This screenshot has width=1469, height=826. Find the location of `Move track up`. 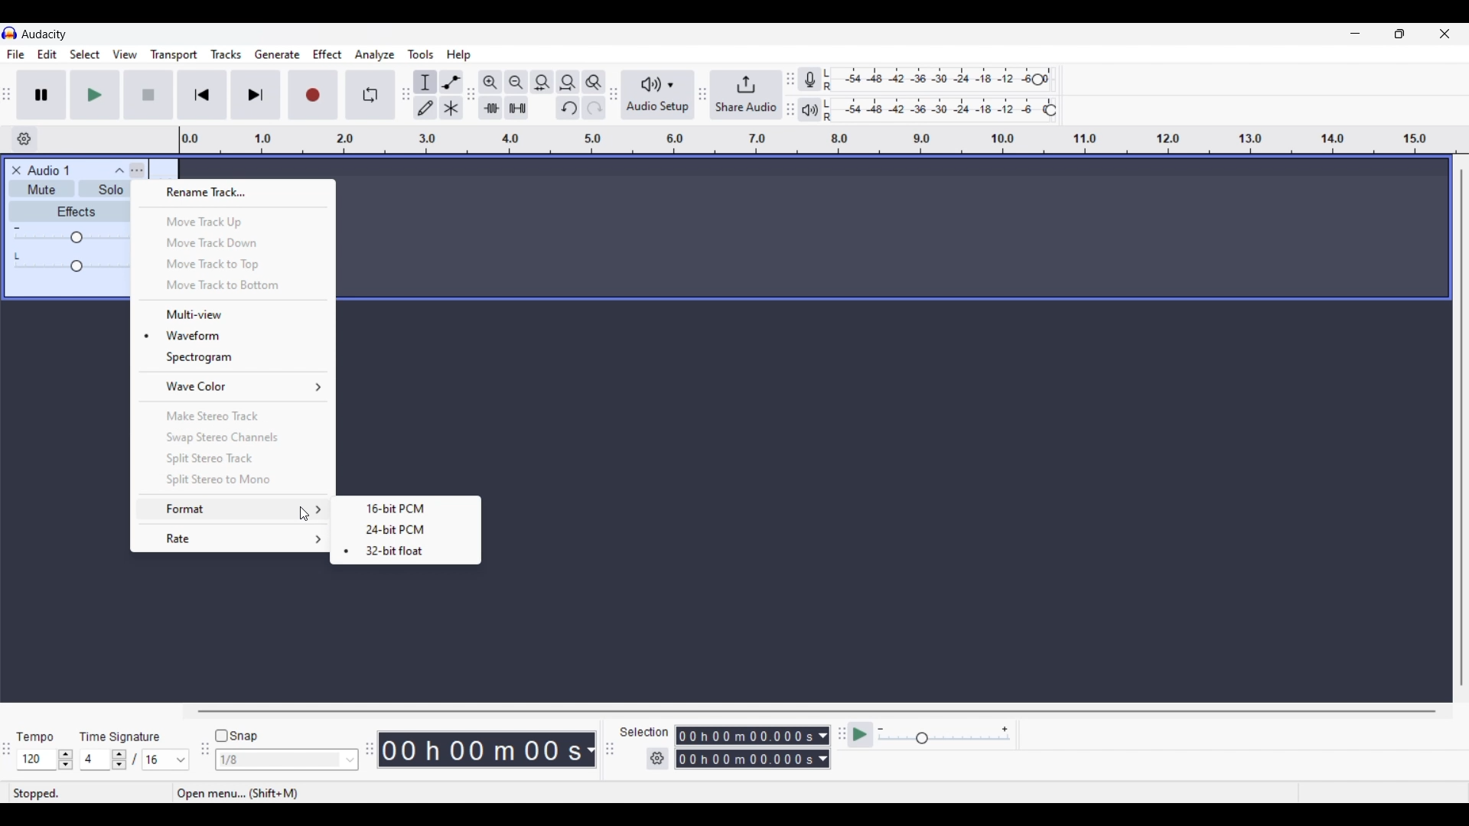

Move track up is located at coordinates (234, 222).